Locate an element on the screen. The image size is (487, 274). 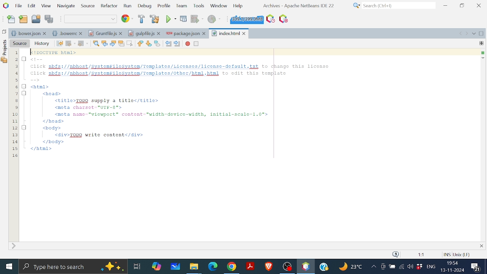
Find previous occurence is located at coordinates (105, 43).